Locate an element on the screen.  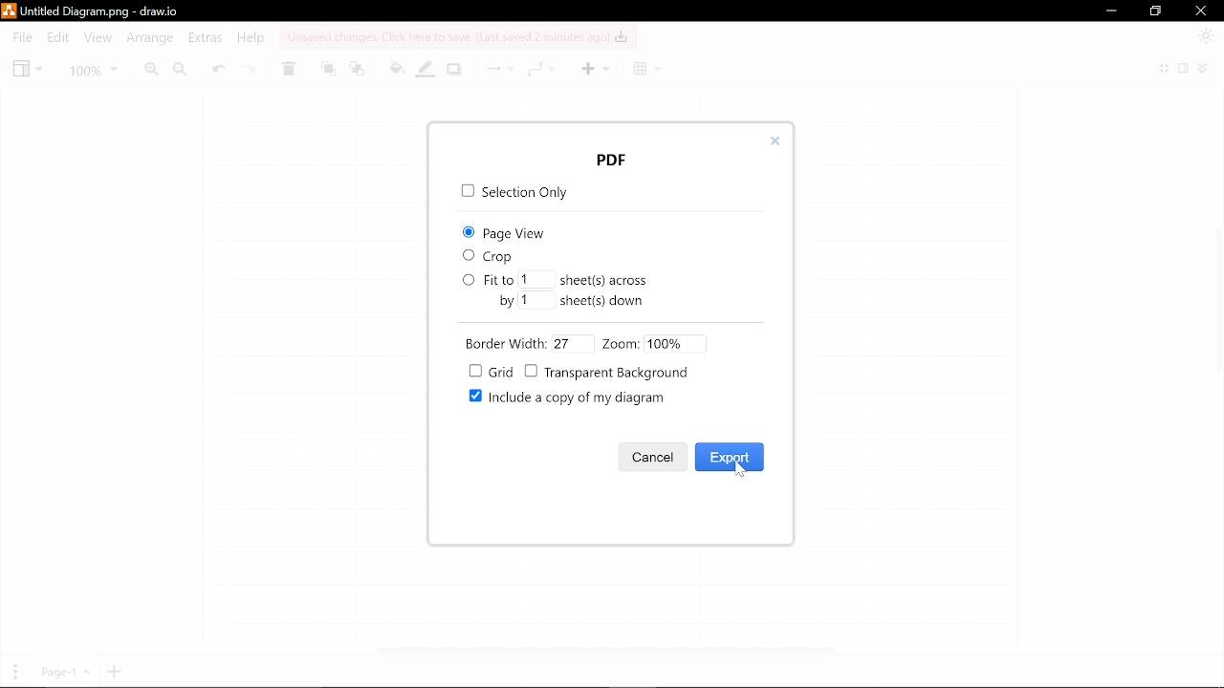
Cancel is located at coordinates (654, 457).